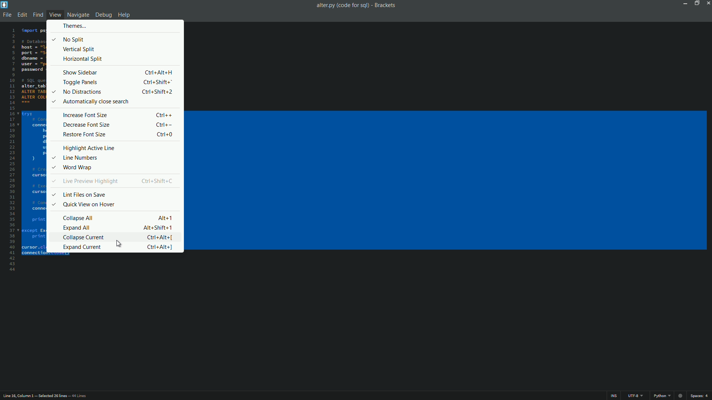  I want to click on debug menu, so click(102, 15).